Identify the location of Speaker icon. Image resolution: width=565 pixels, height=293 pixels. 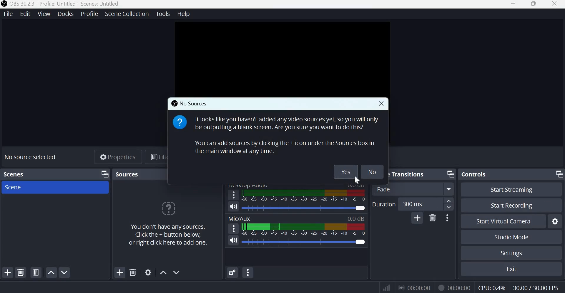
(234, 240).